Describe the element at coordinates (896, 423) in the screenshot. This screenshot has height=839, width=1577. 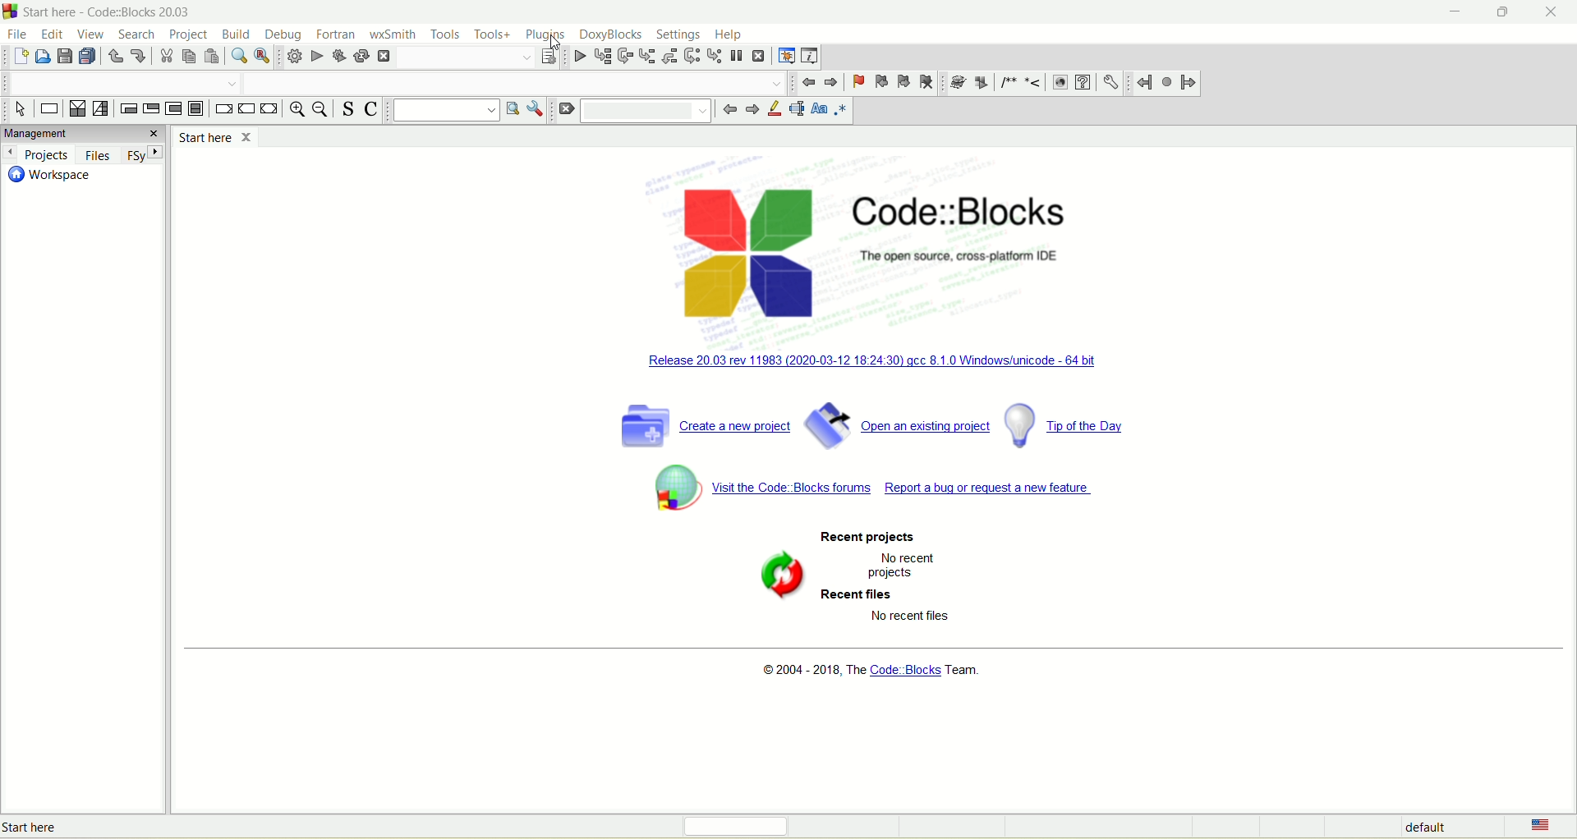
I see `open an existing project` at that location.